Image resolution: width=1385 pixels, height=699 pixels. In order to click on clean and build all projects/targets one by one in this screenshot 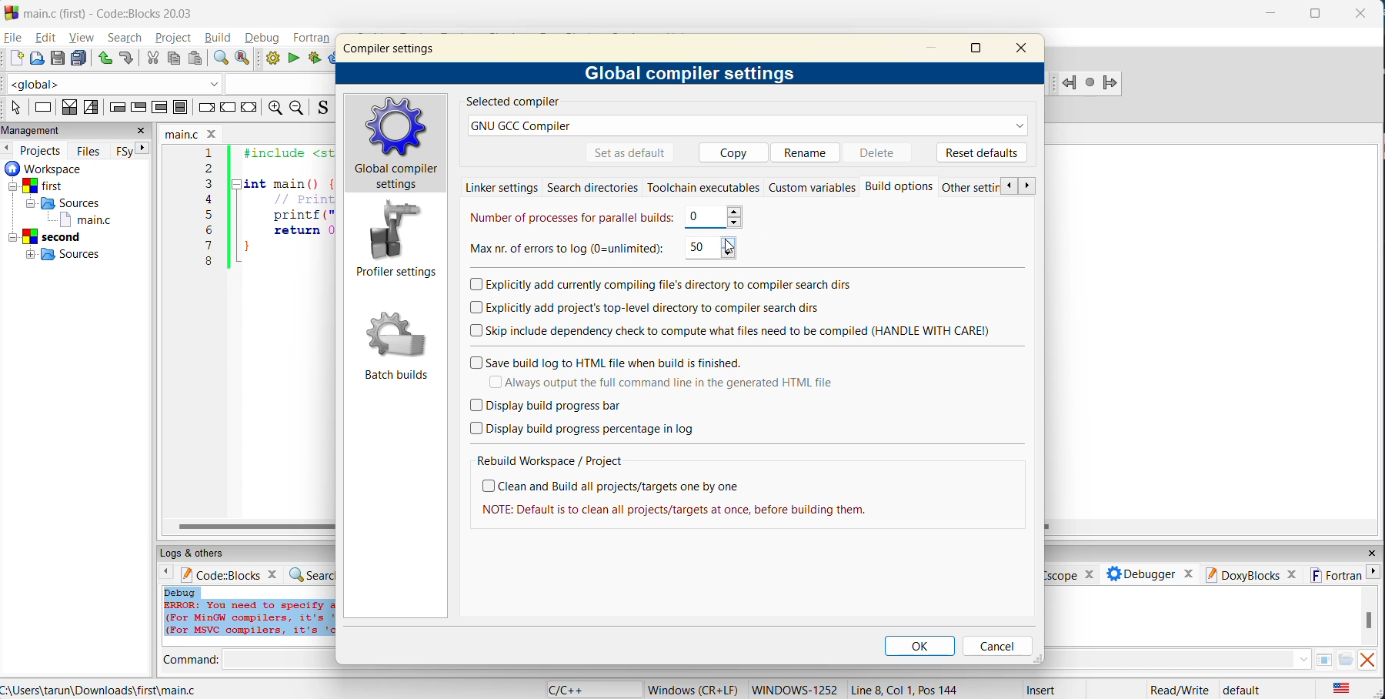, I will do `click(669, 486)`.